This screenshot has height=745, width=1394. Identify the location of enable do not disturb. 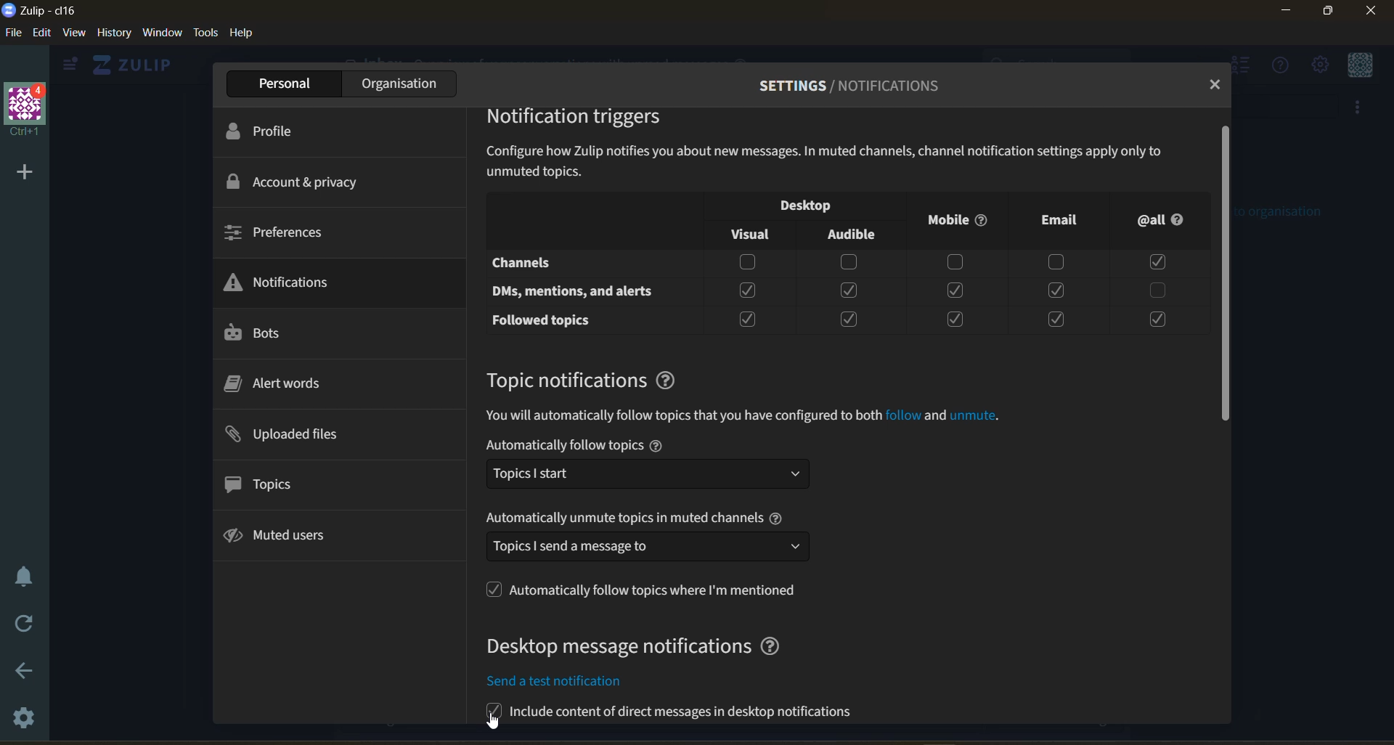
(25, 577).